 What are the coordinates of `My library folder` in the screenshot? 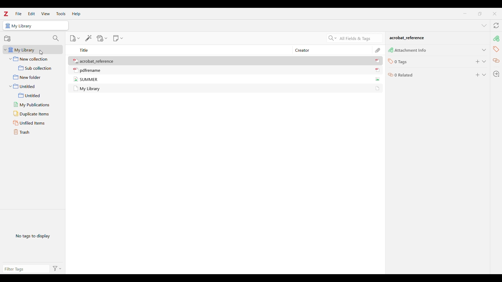 It's located at (32, 50).